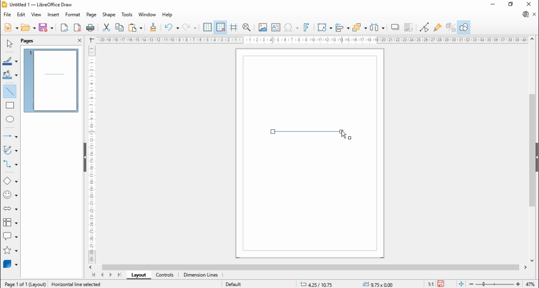 The height and width of the screenshot is (288, 539). Describe the element at coordinates (102, 275) in the screenshot. I see `previous page` at that location.